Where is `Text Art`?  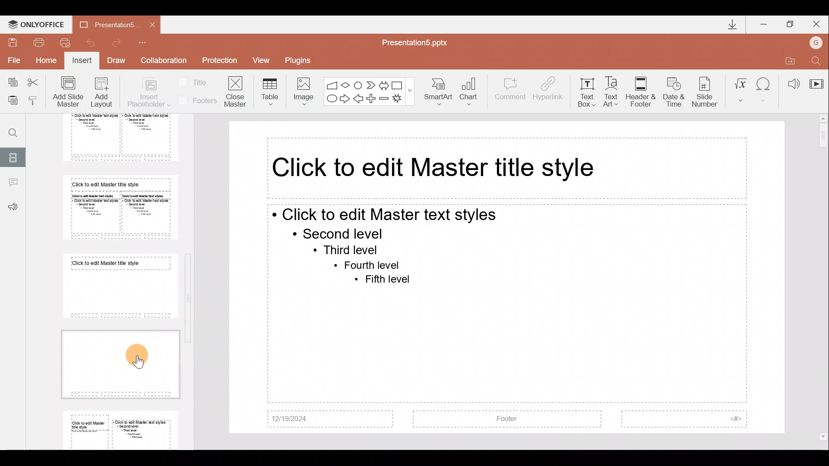
Text Art is located at coordinates (613, 89).